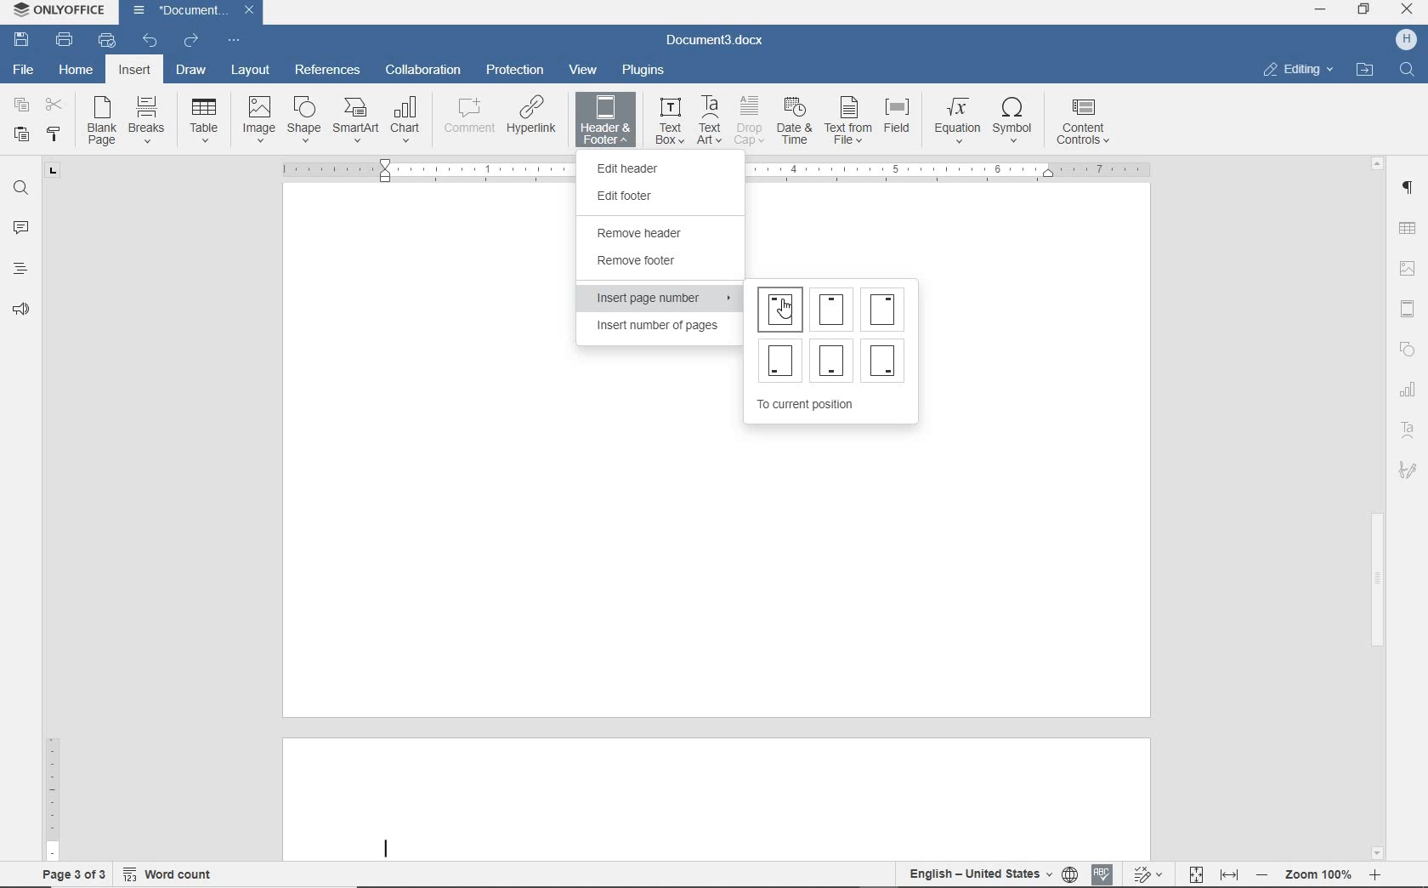 This screenshot has width=1428, height=888. Describe the element at coordinates (646, 263) in the screenshot. I see `REMOVE FOOTER` at that location.